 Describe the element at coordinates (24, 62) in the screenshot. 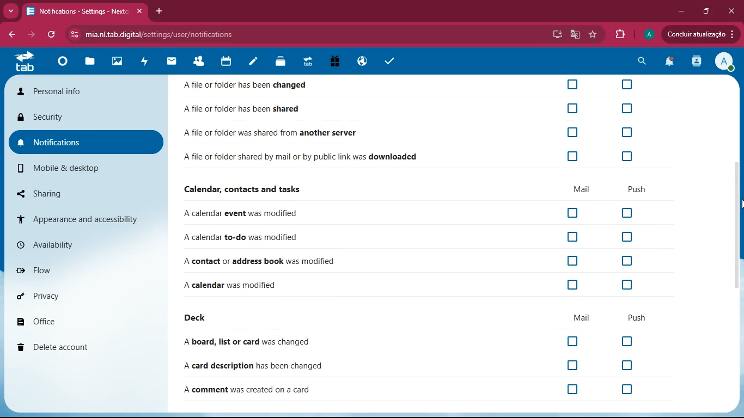

I see `tab` at that location.